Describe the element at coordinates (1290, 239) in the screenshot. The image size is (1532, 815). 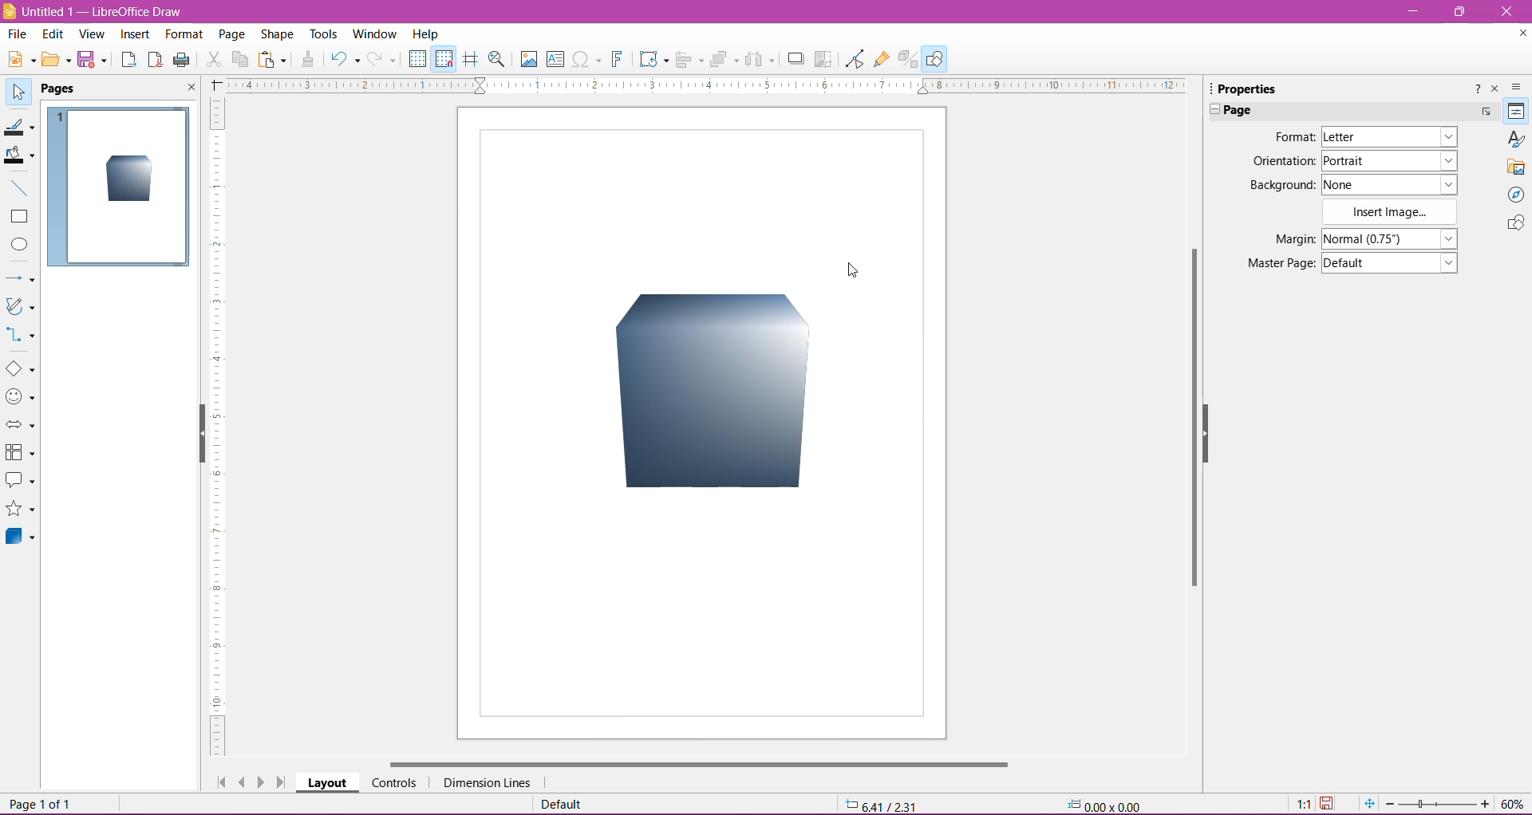
I see `Margin` at that location.